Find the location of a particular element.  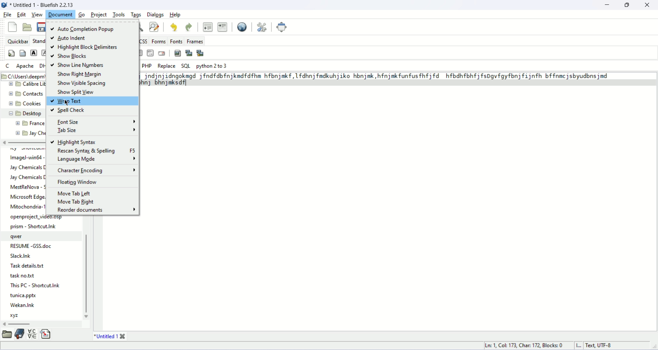

Apache is located at coordinates (25, 66).